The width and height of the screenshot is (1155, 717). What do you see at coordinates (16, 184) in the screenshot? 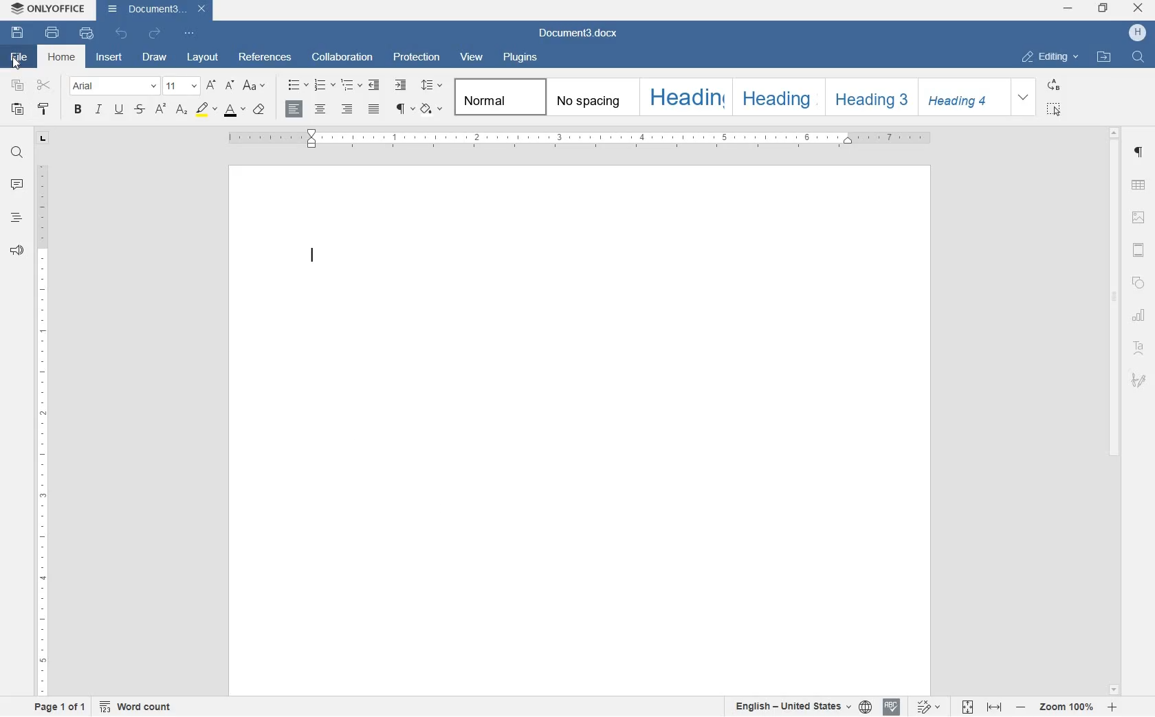
I see `comments` at bounding box center [16, 184].